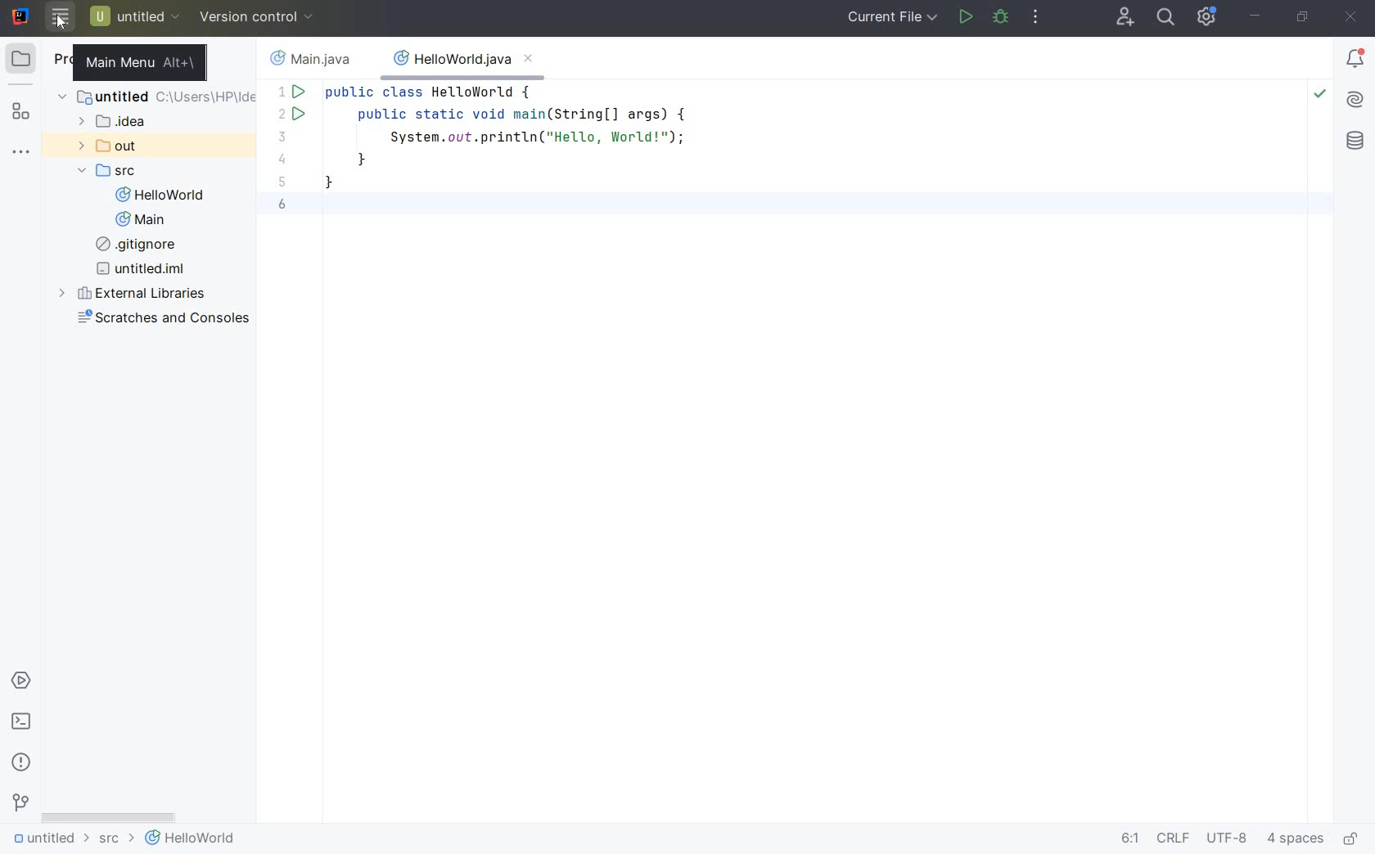  What do you see at coordinates (142, 270) in the screenshot?
I see `untitled` at bounding box center [142, 270].